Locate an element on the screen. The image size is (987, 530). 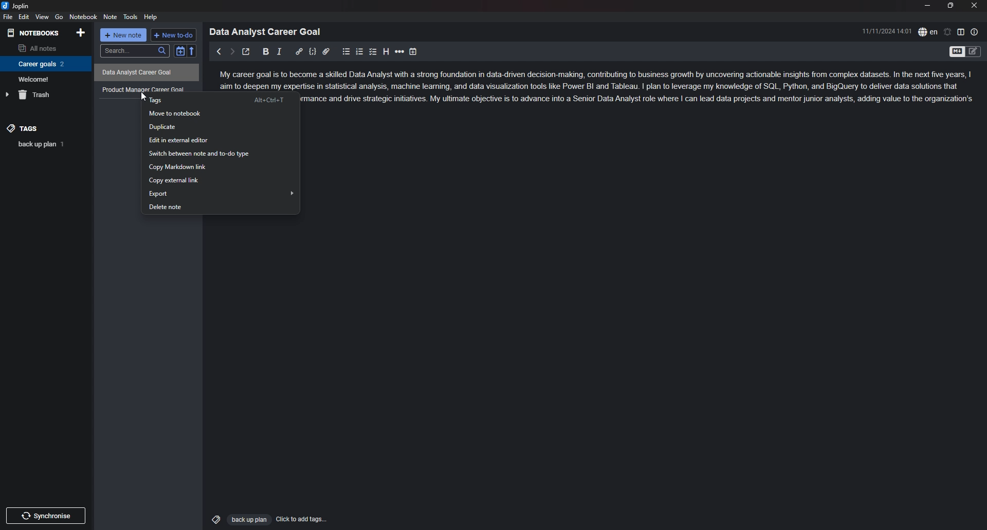
note properties is located at coordinates (975, 32).